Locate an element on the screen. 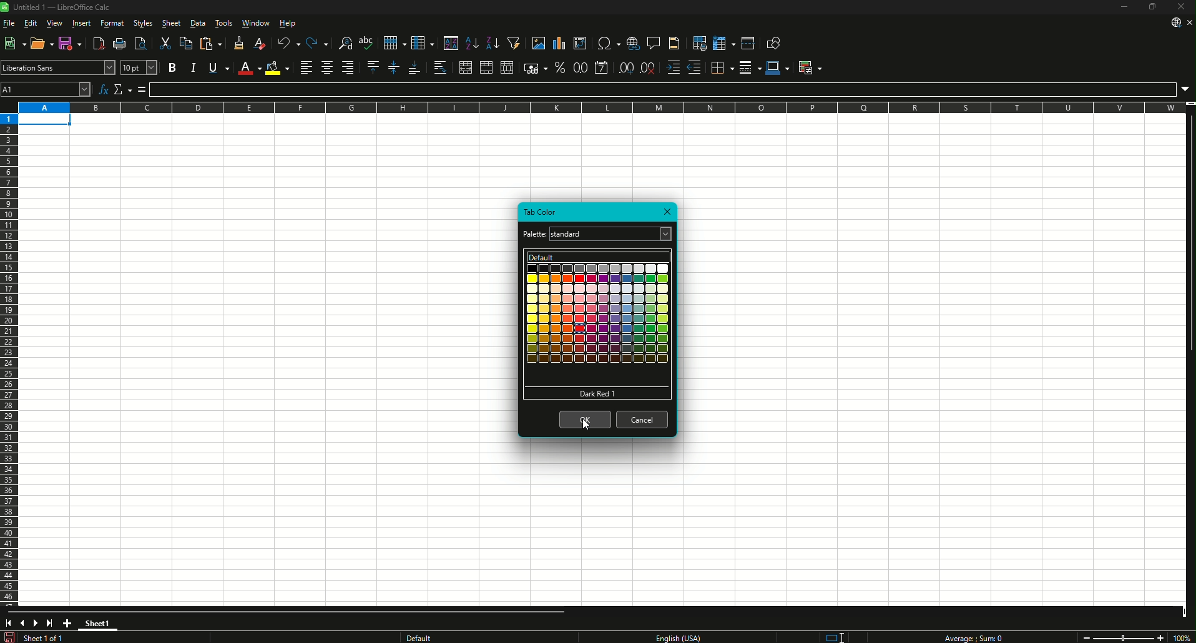 This screenshot has height=643, width=1196. Data is located at coordinates (197, 22).